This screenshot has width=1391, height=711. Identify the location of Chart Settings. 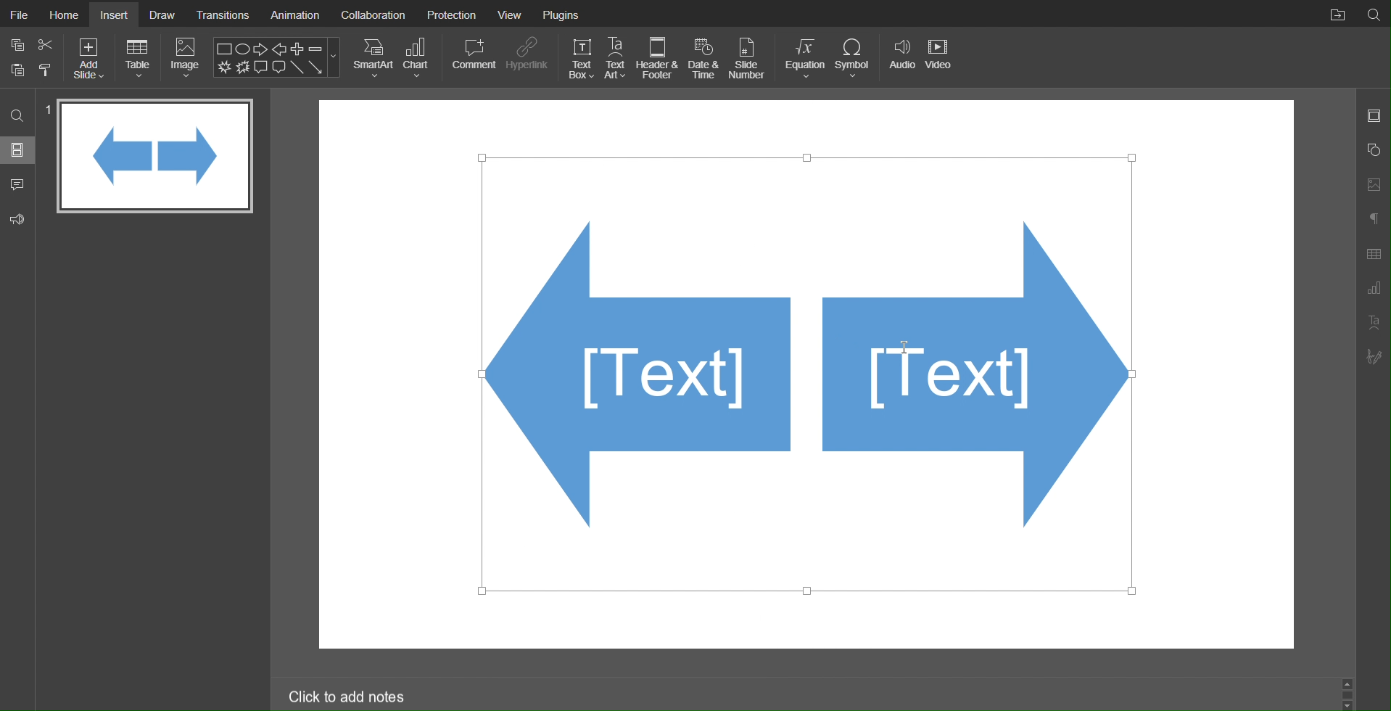
(1374, 289).